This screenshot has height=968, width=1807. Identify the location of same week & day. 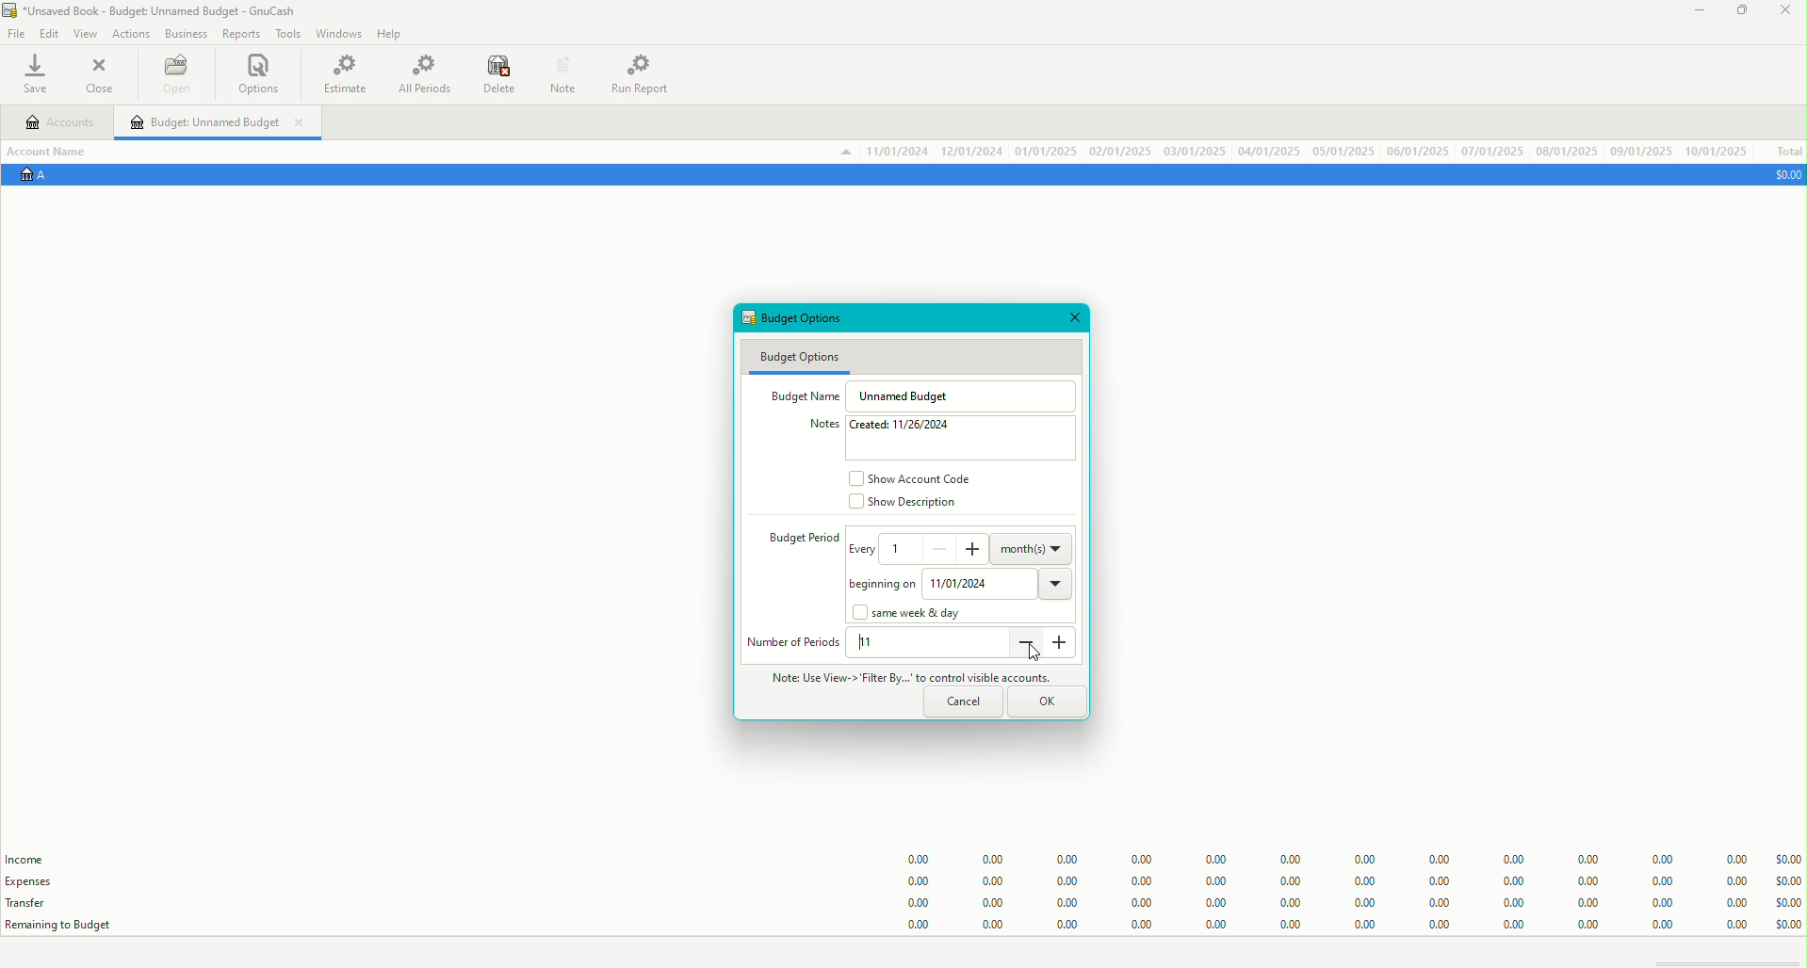
(914, 614).